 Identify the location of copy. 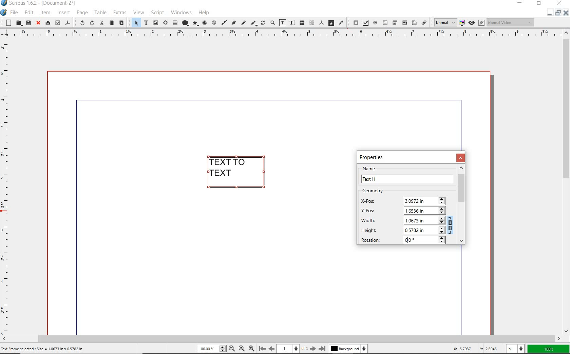
(112, 23).